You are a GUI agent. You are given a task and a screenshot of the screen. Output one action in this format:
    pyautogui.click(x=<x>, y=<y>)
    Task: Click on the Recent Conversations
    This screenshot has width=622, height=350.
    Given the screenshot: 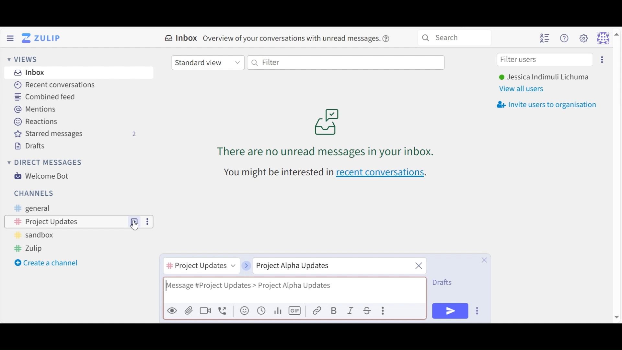 What is the action you would take?
    pyautogui.click(x=55, y=85)
    